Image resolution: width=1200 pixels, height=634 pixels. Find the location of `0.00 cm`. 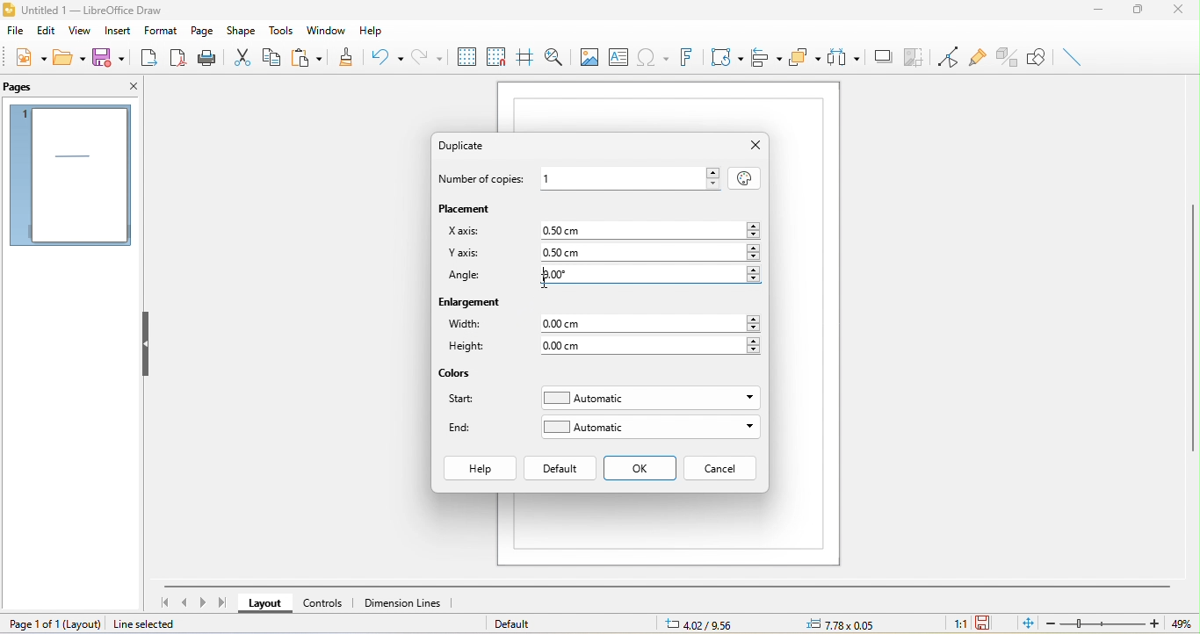

0.00 cm is located at coordinates (652, 345).